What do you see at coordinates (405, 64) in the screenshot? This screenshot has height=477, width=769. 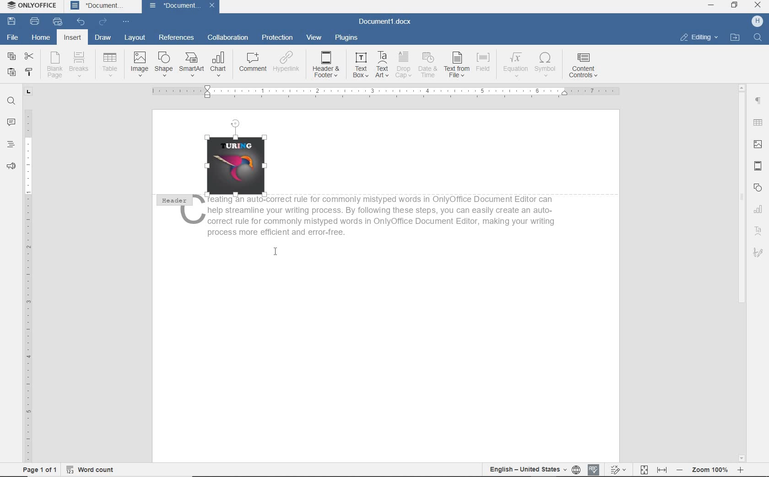 I see `` at bounding box center [405, 64].